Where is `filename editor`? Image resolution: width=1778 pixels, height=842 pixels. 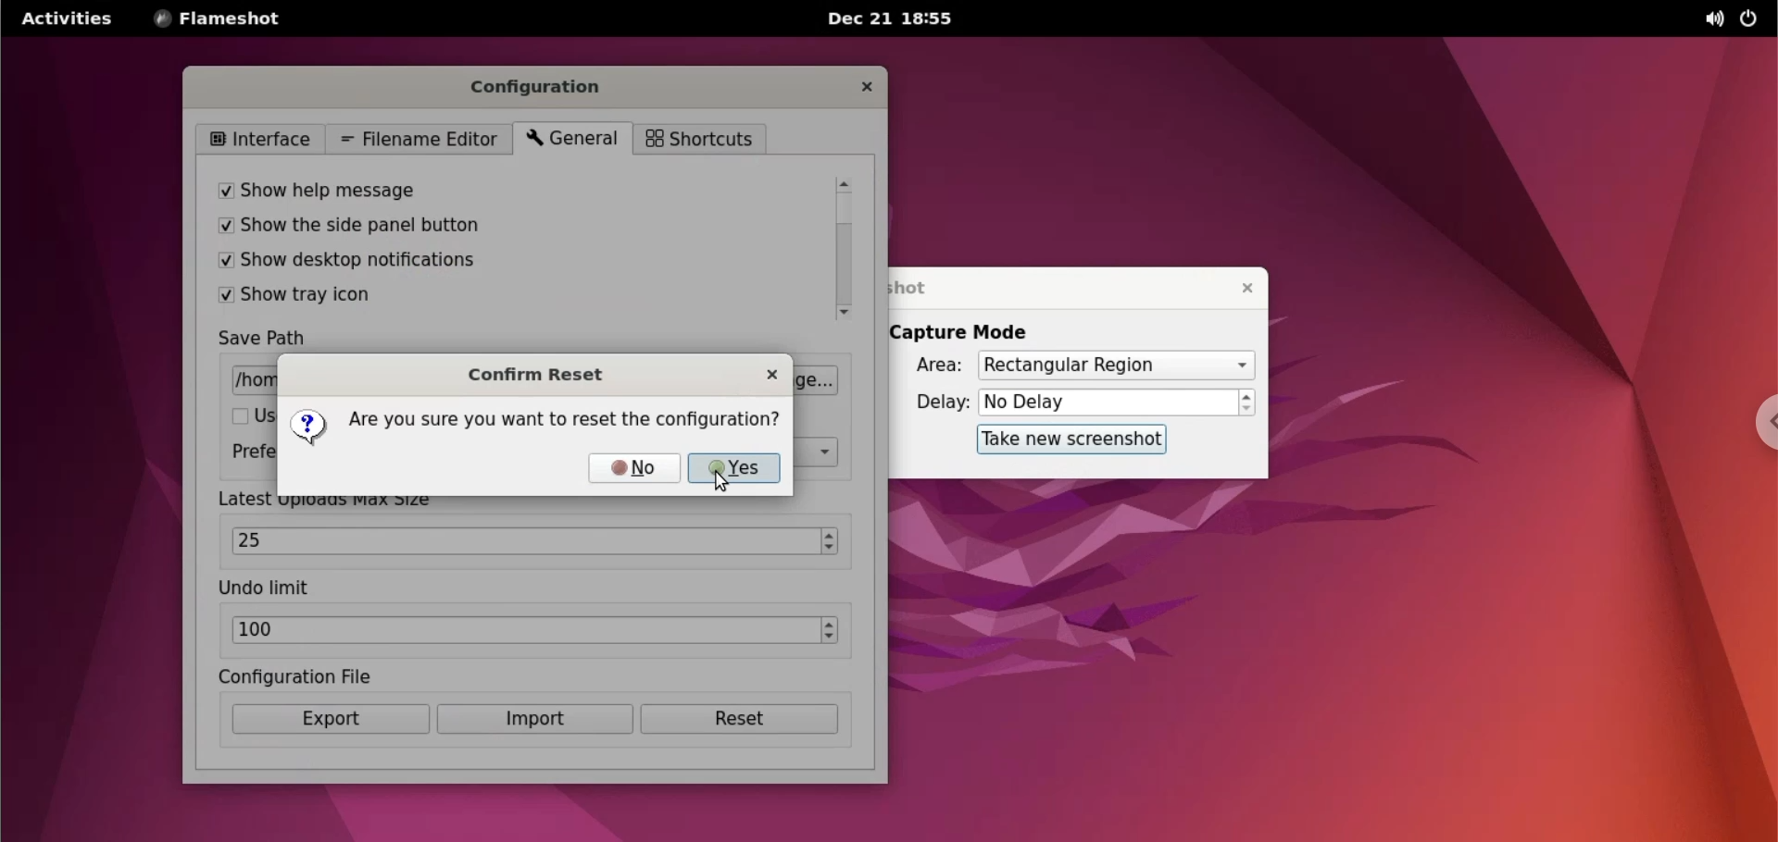 filename editor is located at coordinates (420, 138).